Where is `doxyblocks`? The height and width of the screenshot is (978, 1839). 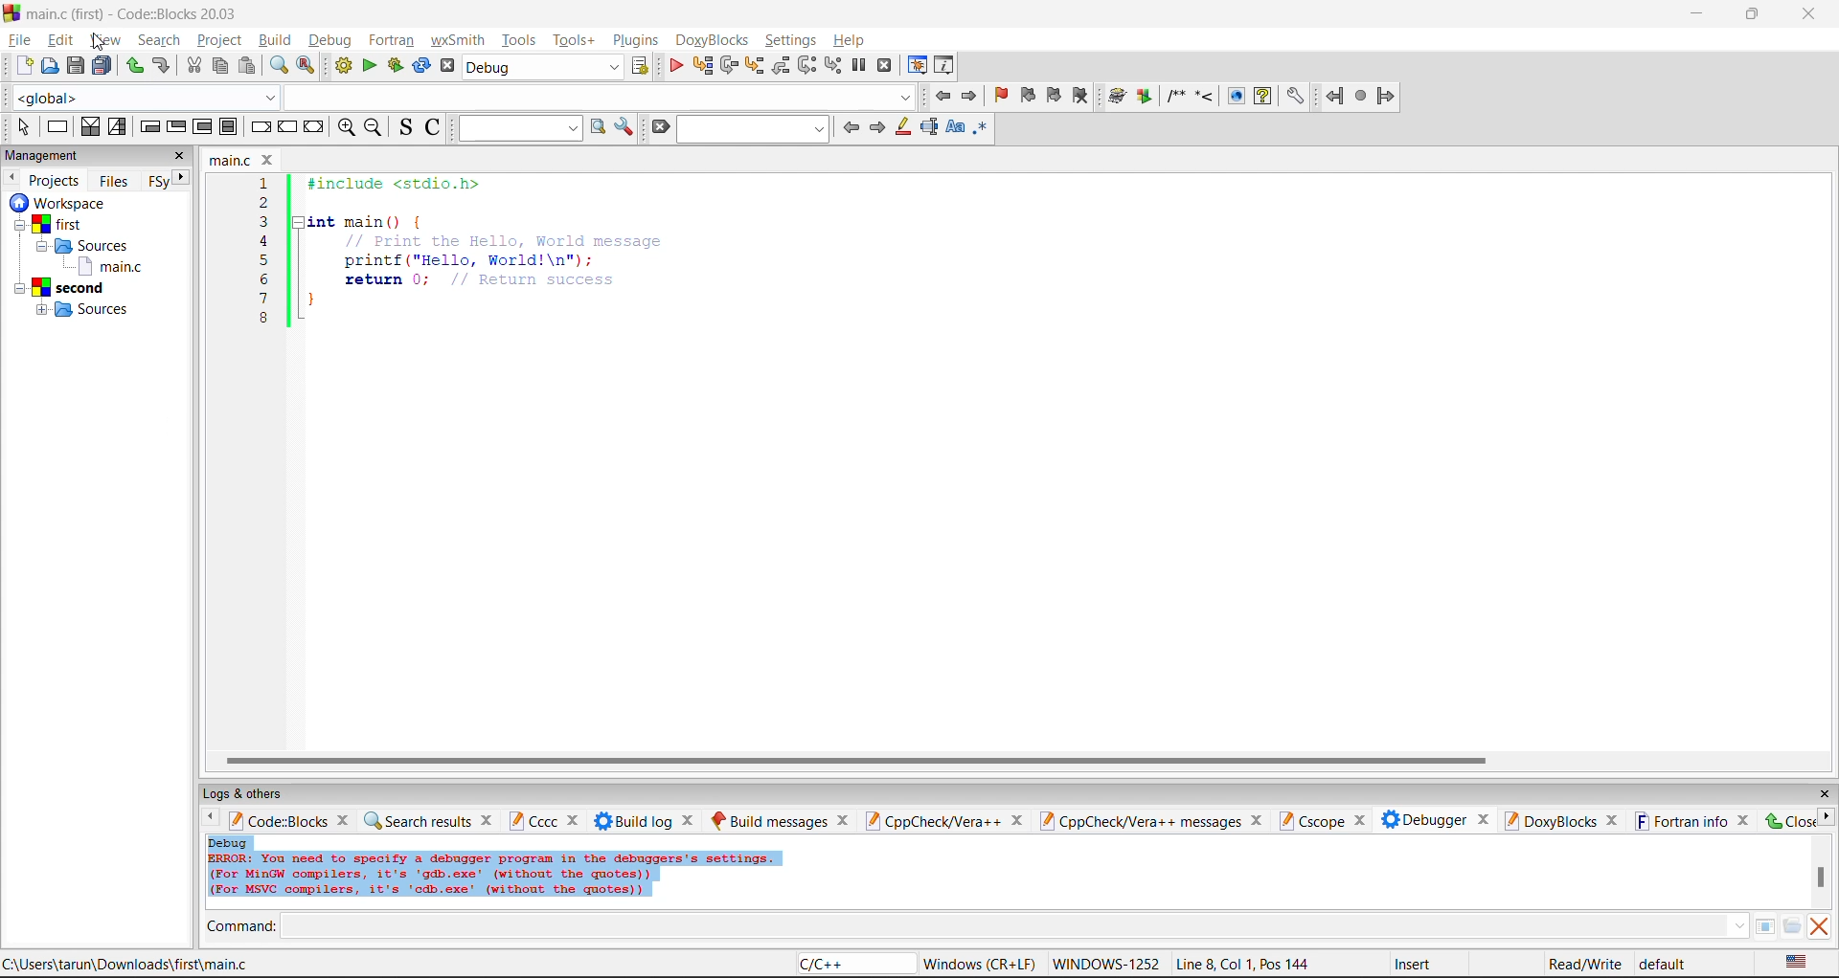 doxyblocks is located at coordinates (1566, 819).